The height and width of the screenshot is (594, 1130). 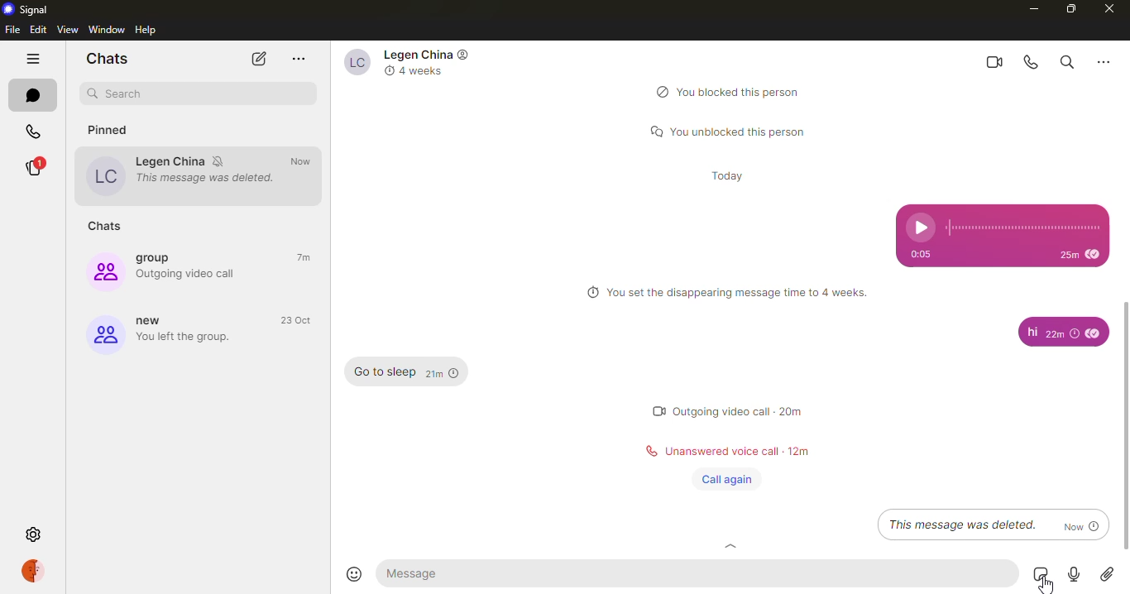 What do you see at coordinates (738, 453) in the screenshot?
I see `Unanswered voice call 12m` at bounding box center [738, 453].